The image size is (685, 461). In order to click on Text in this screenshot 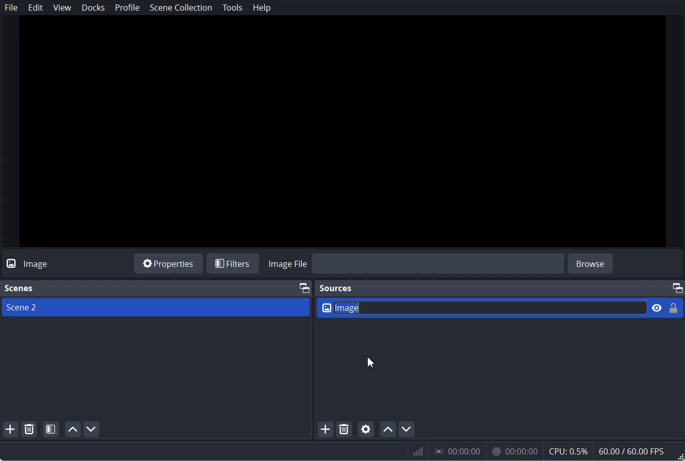, I will do `click(19, 289)`.